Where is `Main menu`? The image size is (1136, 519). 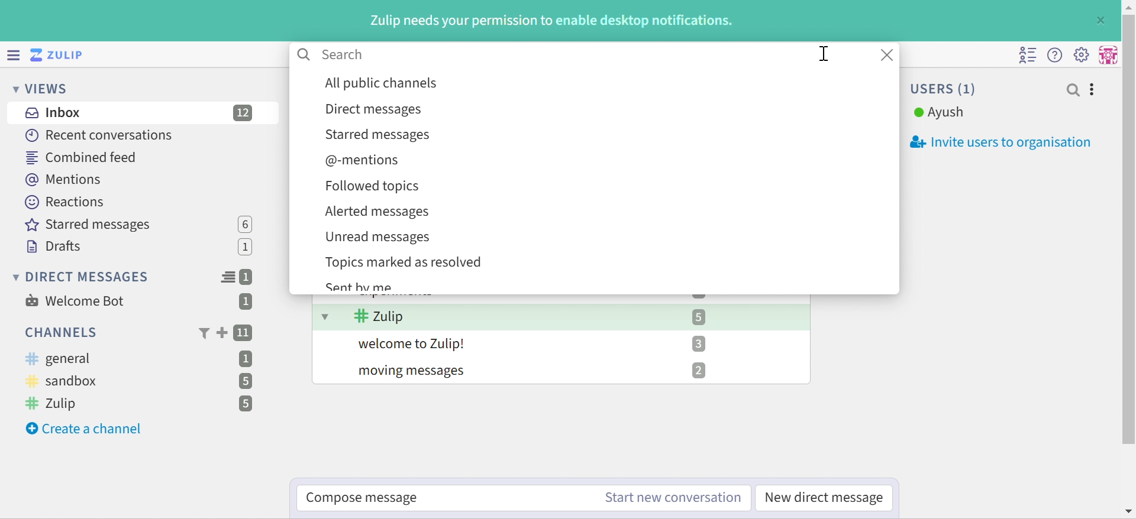
Main menu is located at coordinates (1083, 54).